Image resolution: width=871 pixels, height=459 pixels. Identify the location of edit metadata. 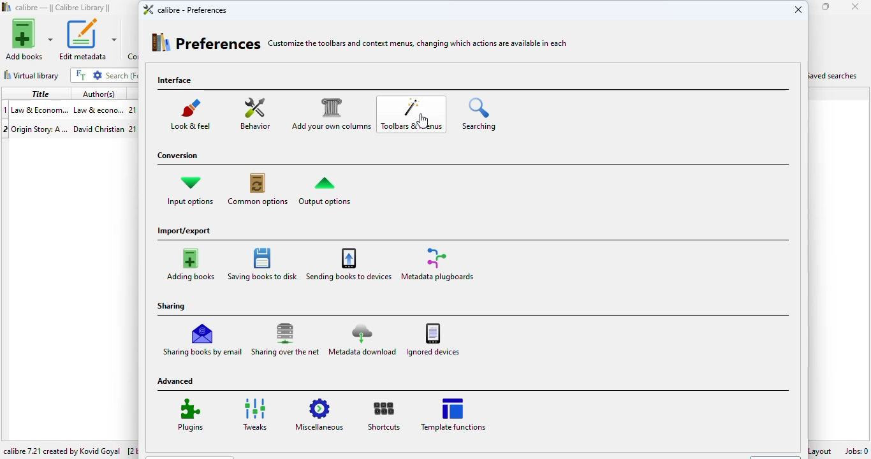
(87, 40).